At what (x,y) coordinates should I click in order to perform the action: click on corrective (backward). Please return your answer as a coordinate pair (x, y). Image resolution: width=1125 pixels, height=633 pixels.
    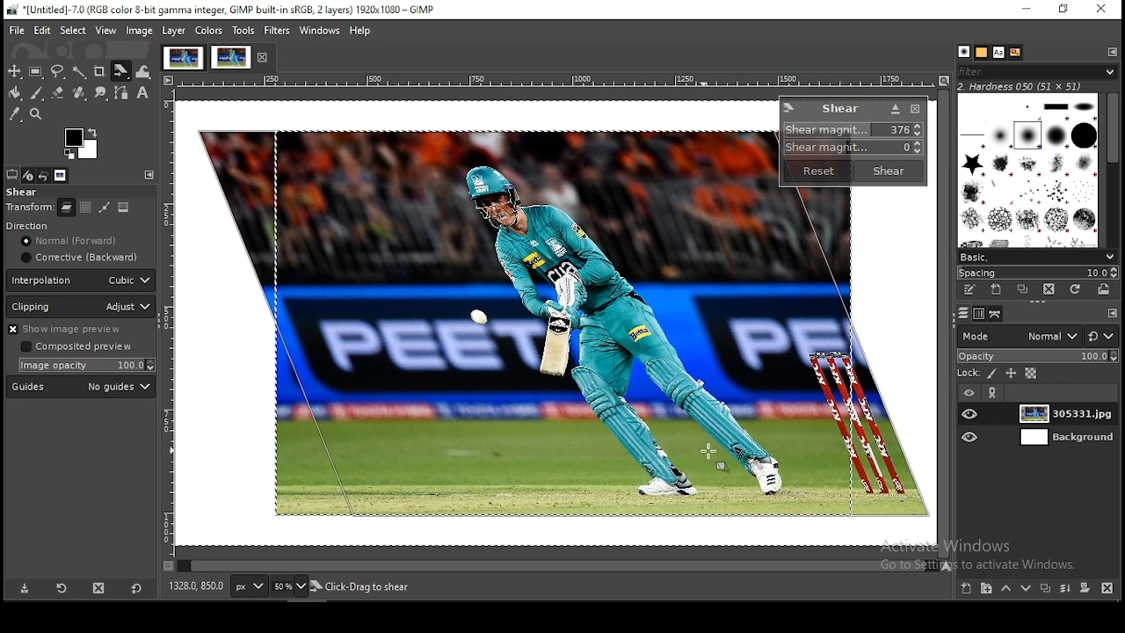
    Looking at the image, I should click on (78, 258).